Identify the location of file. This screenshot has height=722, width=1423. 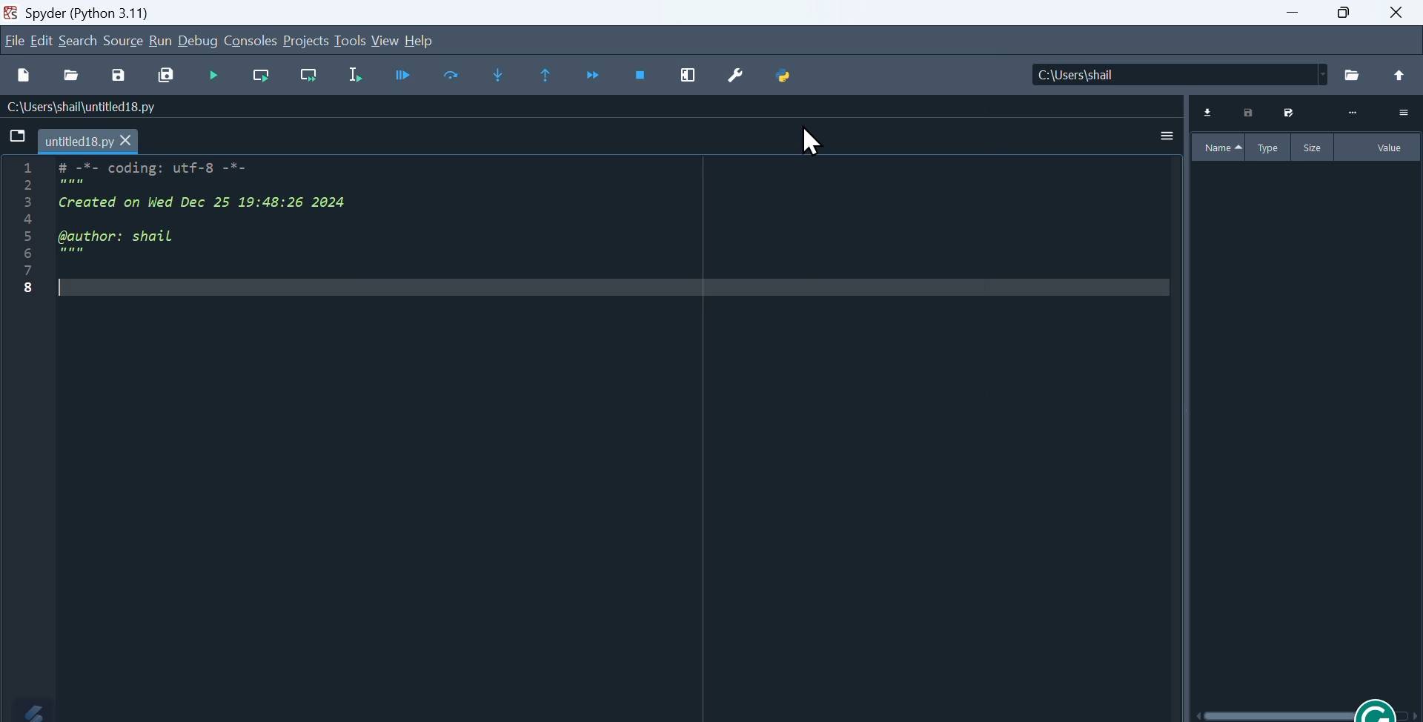
(1247, 113).